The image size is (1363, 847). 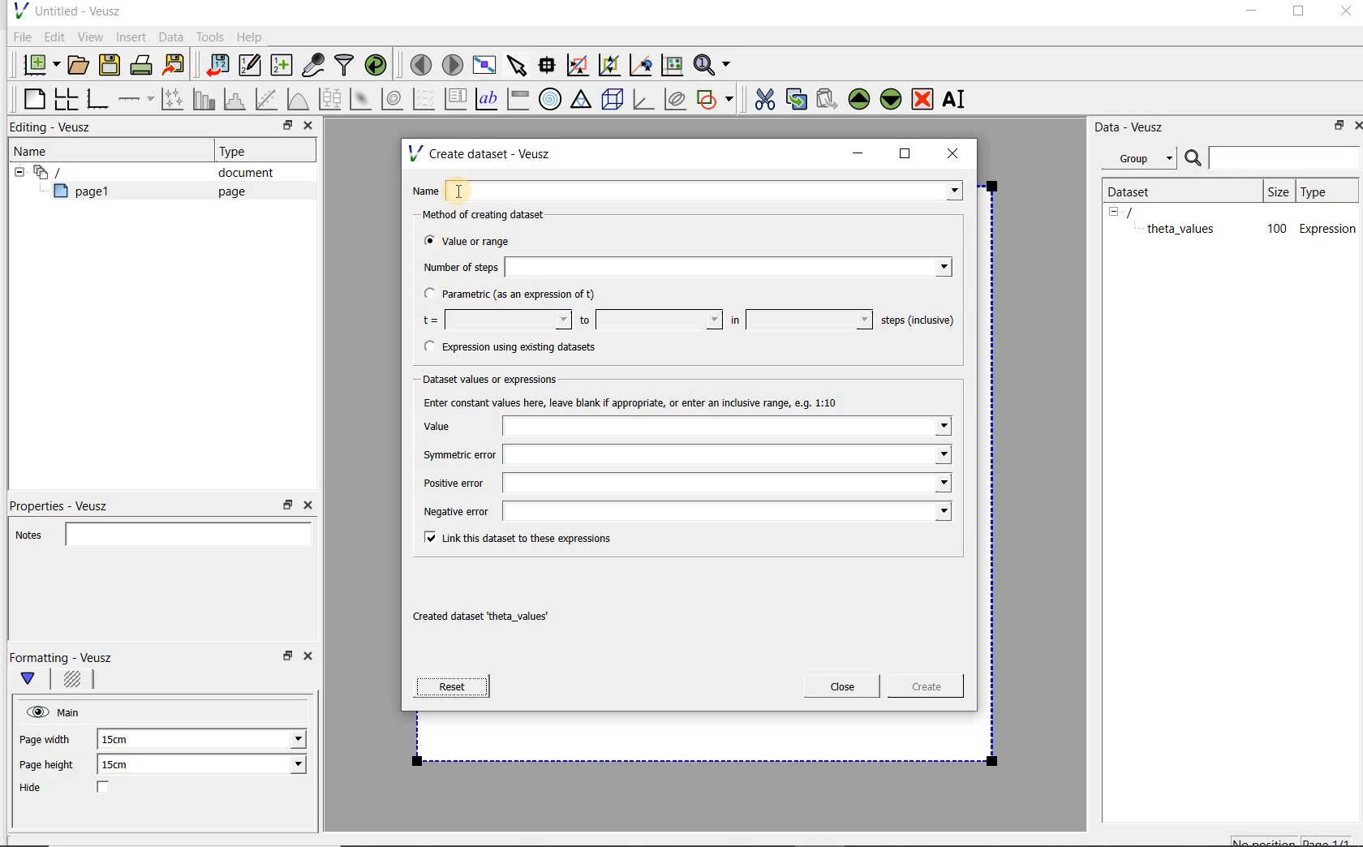 What do you see at coordinates (481, 239) in the screenshot?
I see `Value or range` at bounding box center [481, 239].